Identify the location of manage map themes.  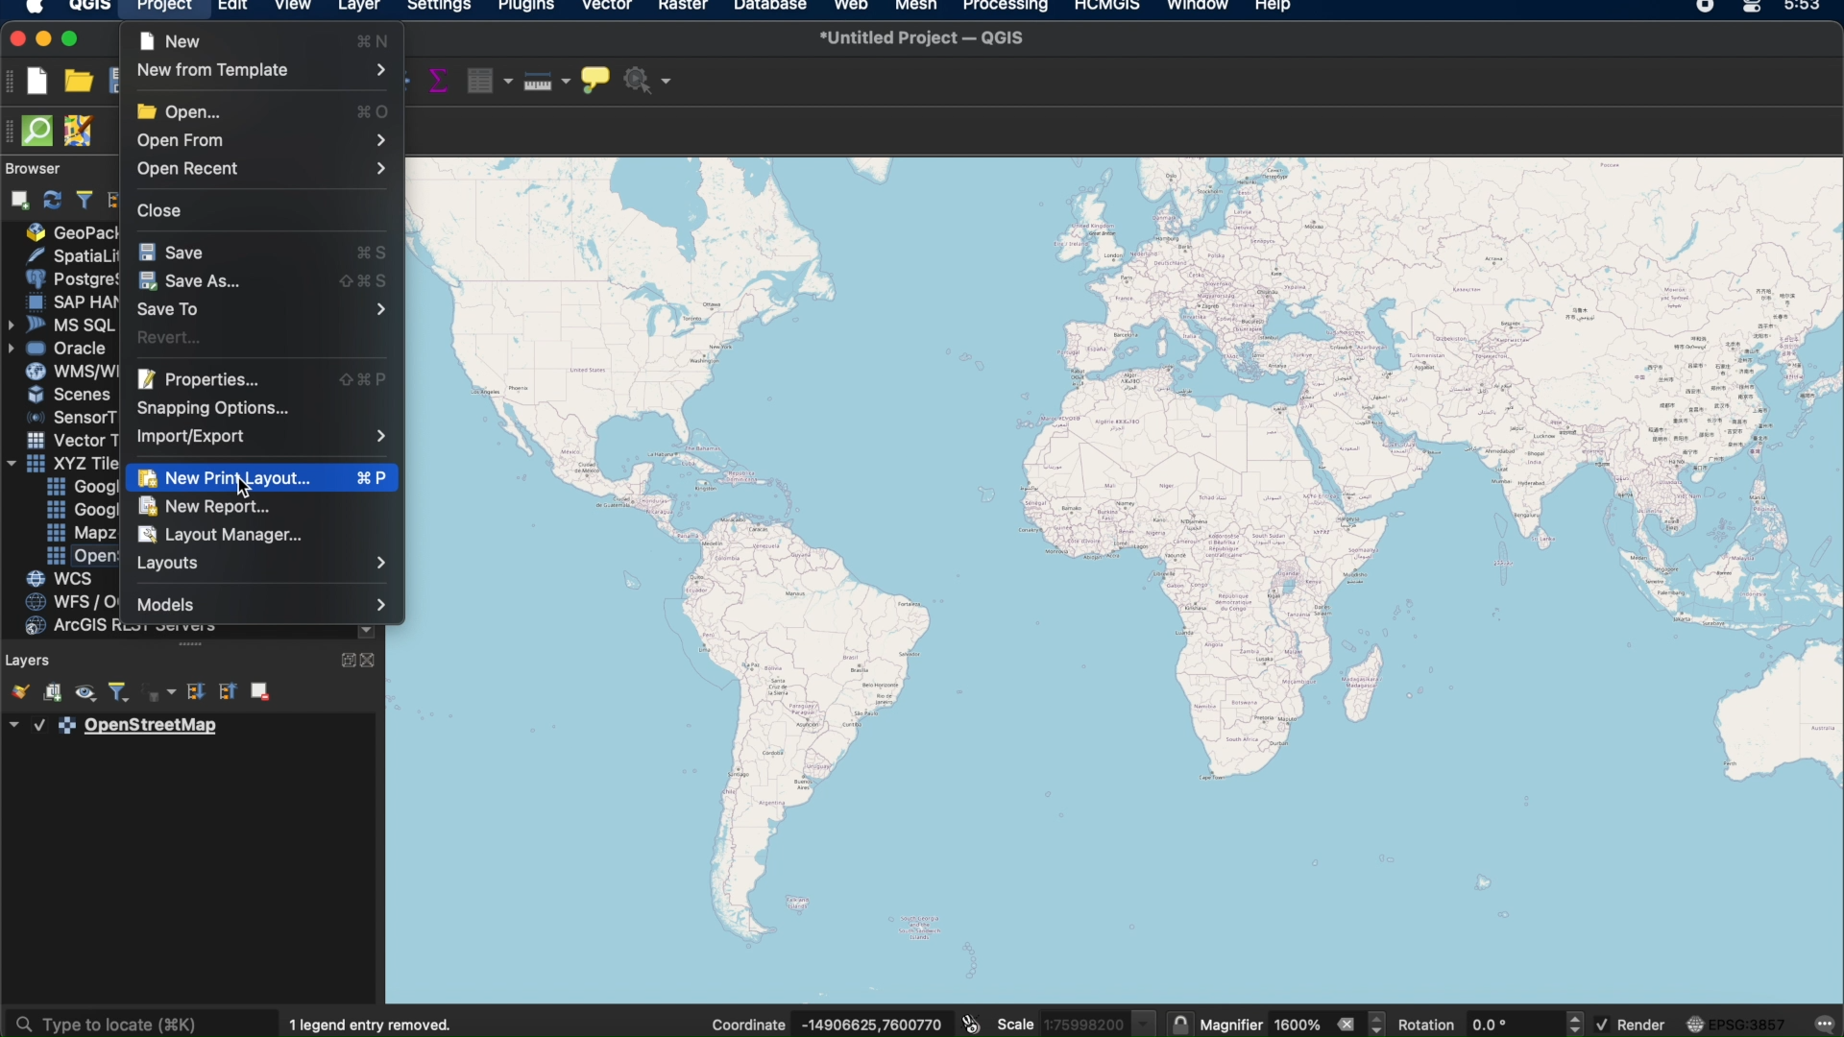
(87, 693).